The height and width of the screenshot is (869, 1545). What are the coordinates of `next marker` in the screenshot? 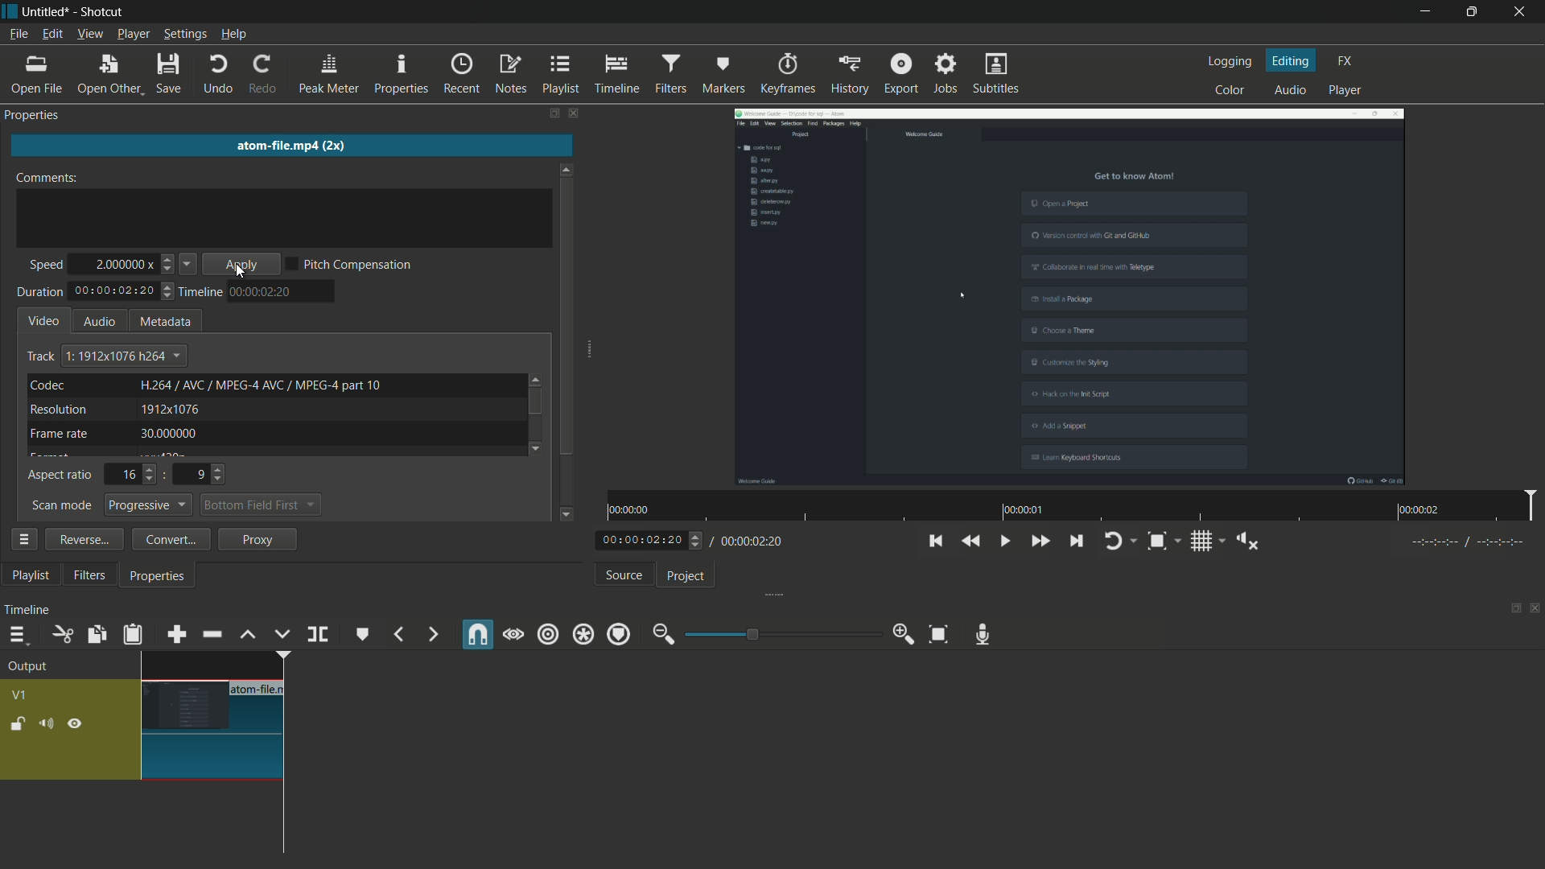 It's located at (431, 634).